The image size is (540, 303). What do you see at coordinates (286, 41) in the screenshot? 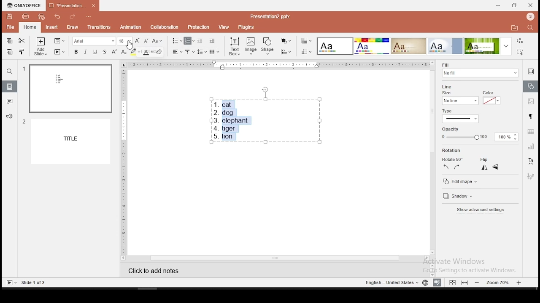
I see `arrange objects` at bounding box center [286, 41].